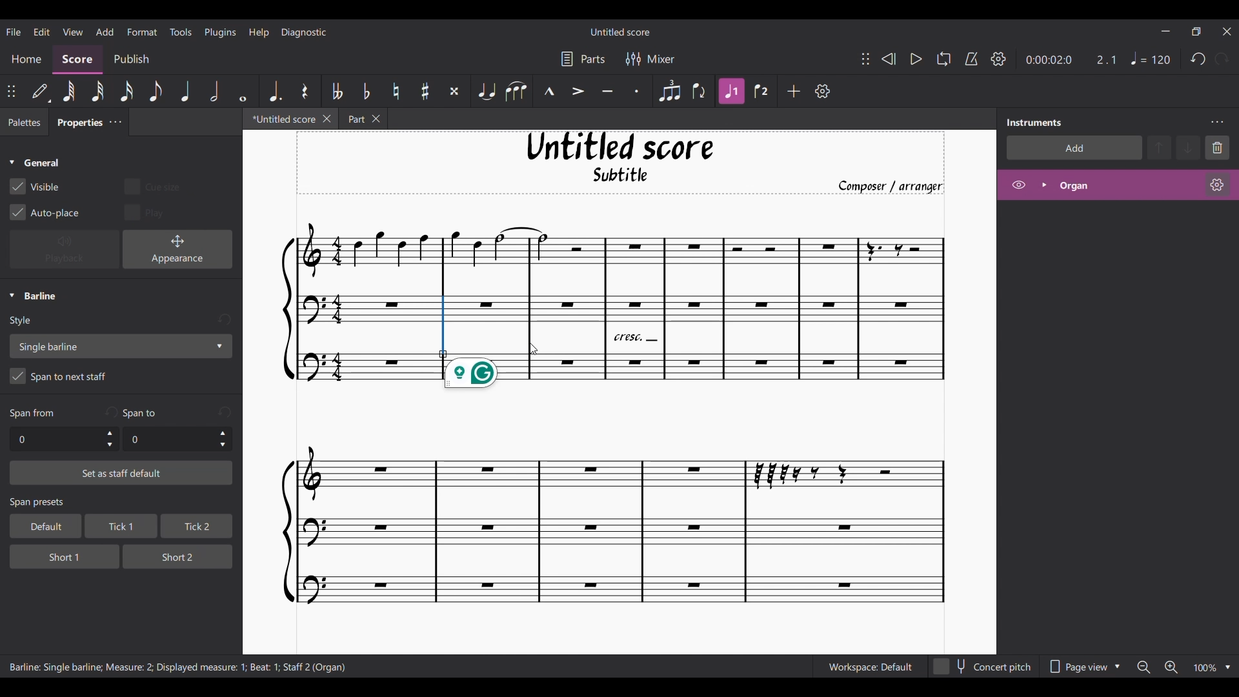 This screenshot has height=697, width=1239. Describe the element at coordinates (76, 124) in the screenshot. I see `Properties tab, current selection` at that location.